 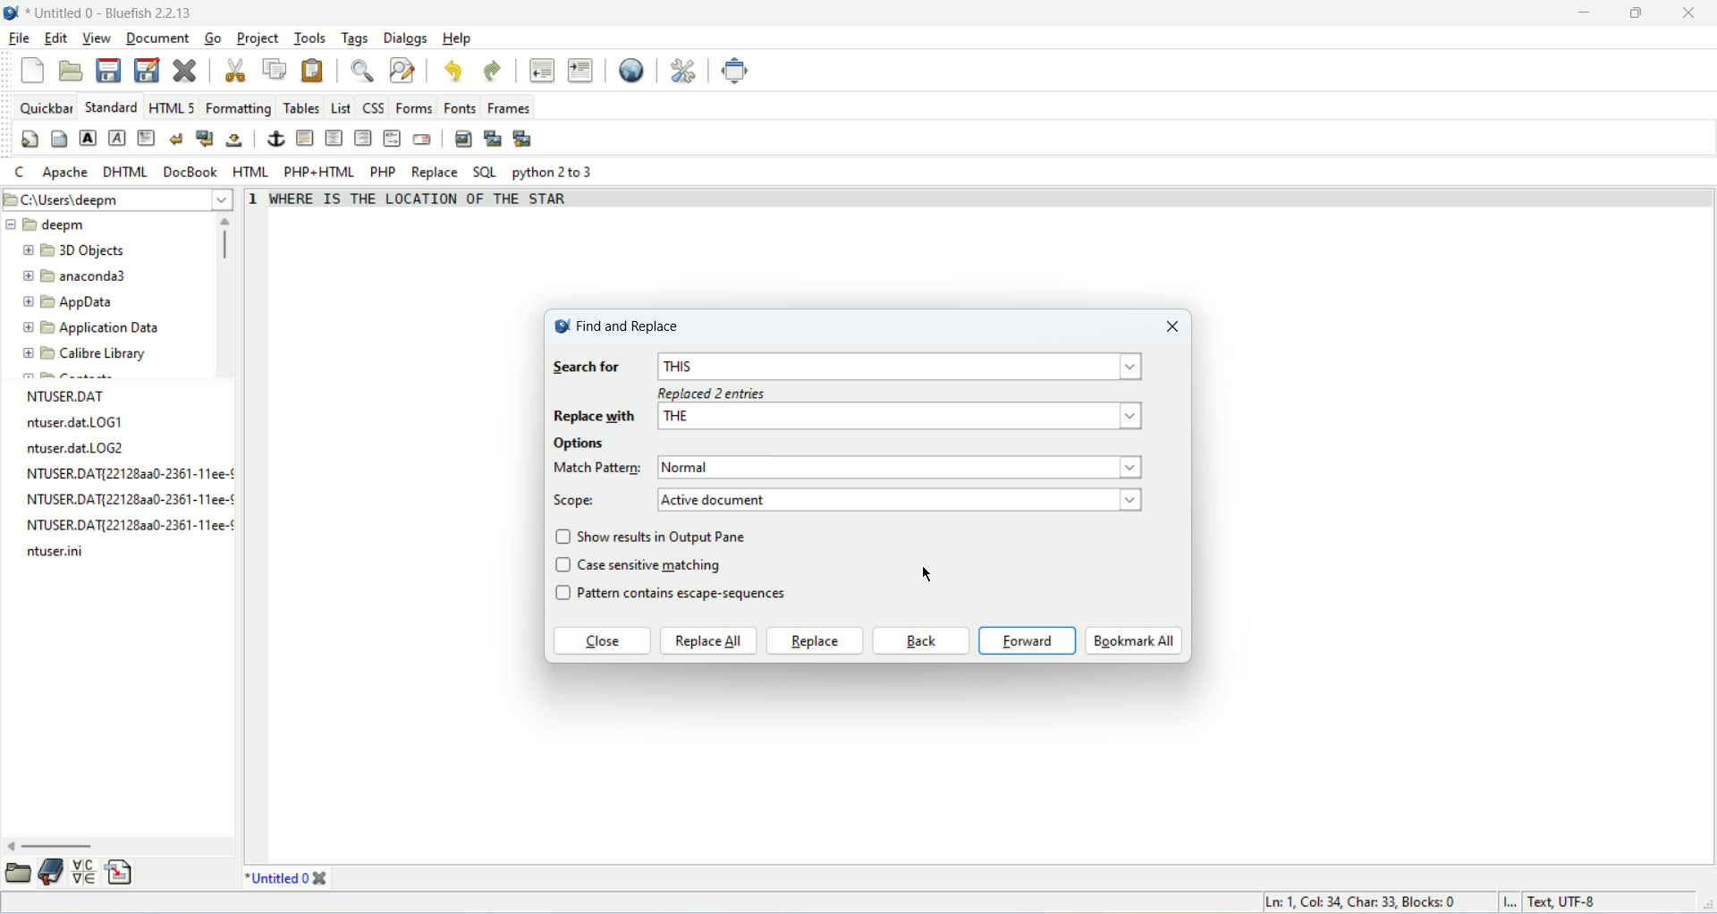 What do you see at coordinates (598, 457) in the screenshot?
I see `options Match pattern` at bounding box center [598, 457].